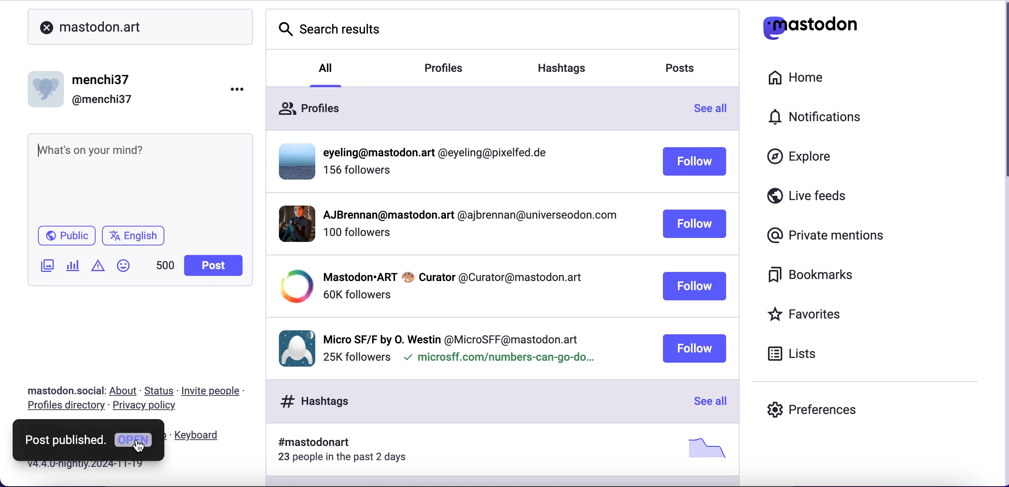  I want to click on user profile, so click(466, 223).